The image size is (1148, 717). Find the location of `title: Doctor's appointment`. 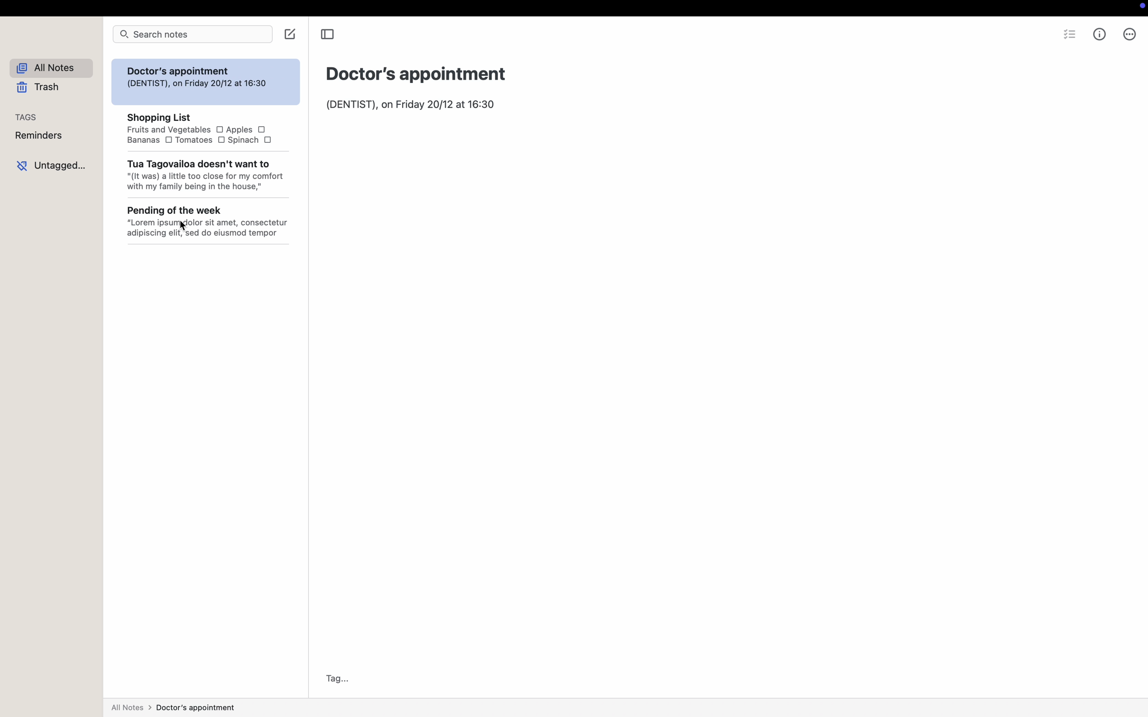

title: Doctor's appointment is located at coordinates (416, 74).